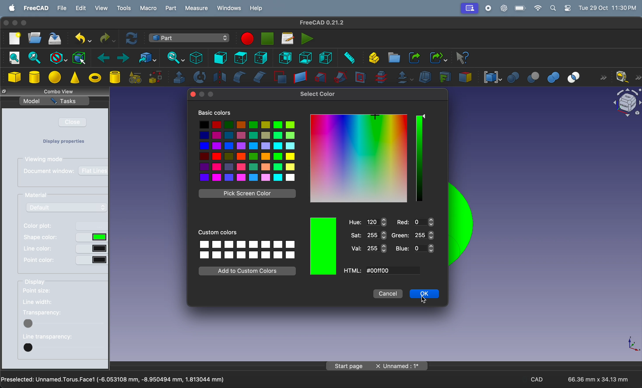 This screenshot has height=388, width=642. What do you see at coordinates (135, 78) in the screenshot?
I see `create primitives` at bounding box center [135, 78].